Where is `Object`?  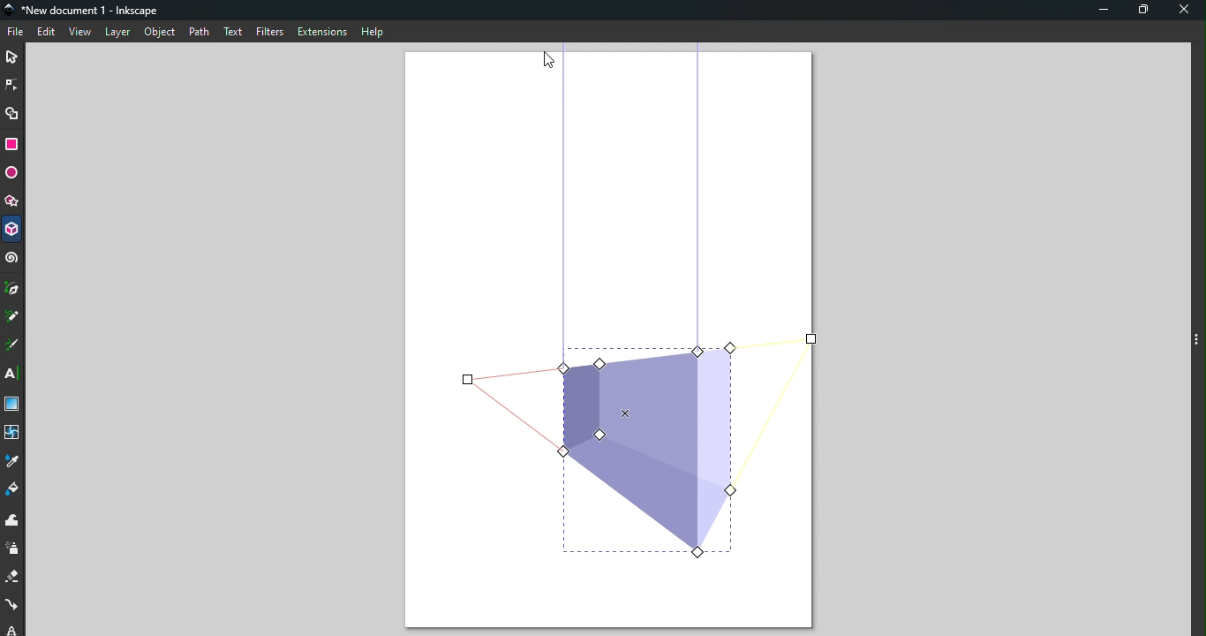
Object is located at coordinates (157, 34).